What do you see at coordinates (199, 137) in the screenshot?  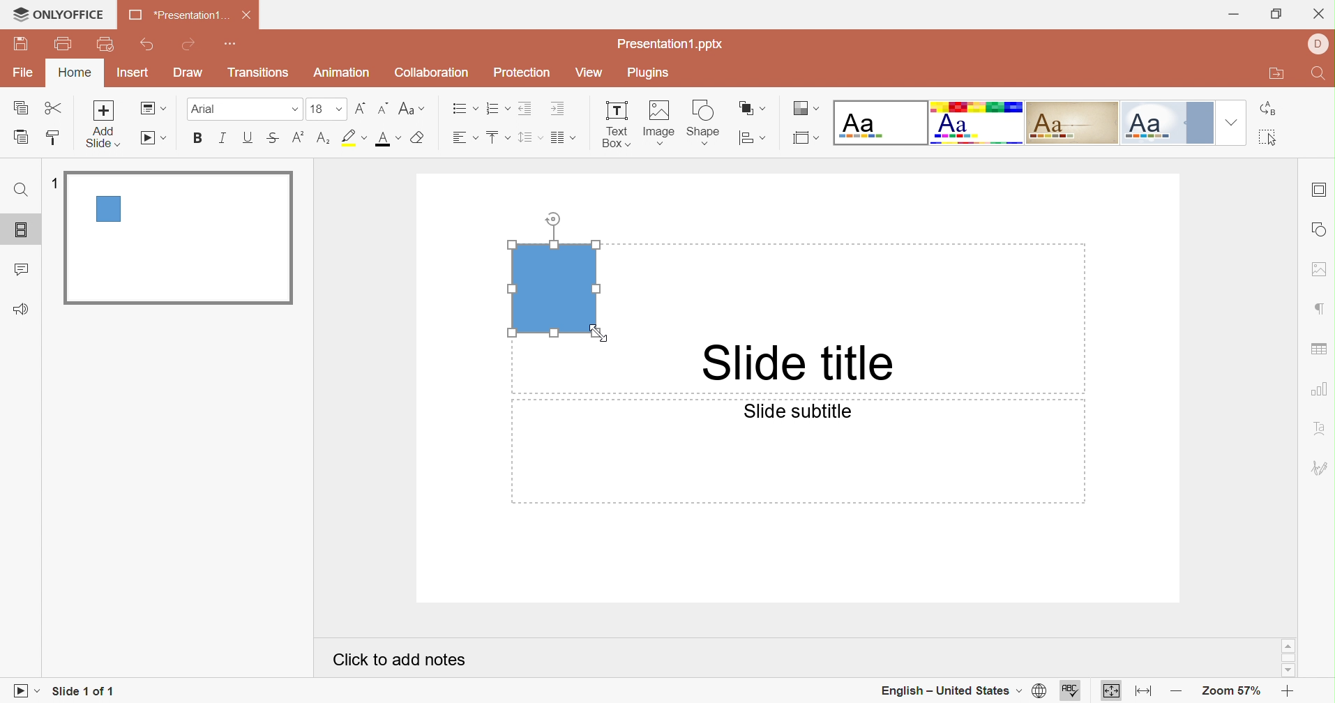 I see `Bold` at bounding box center [199, 137].